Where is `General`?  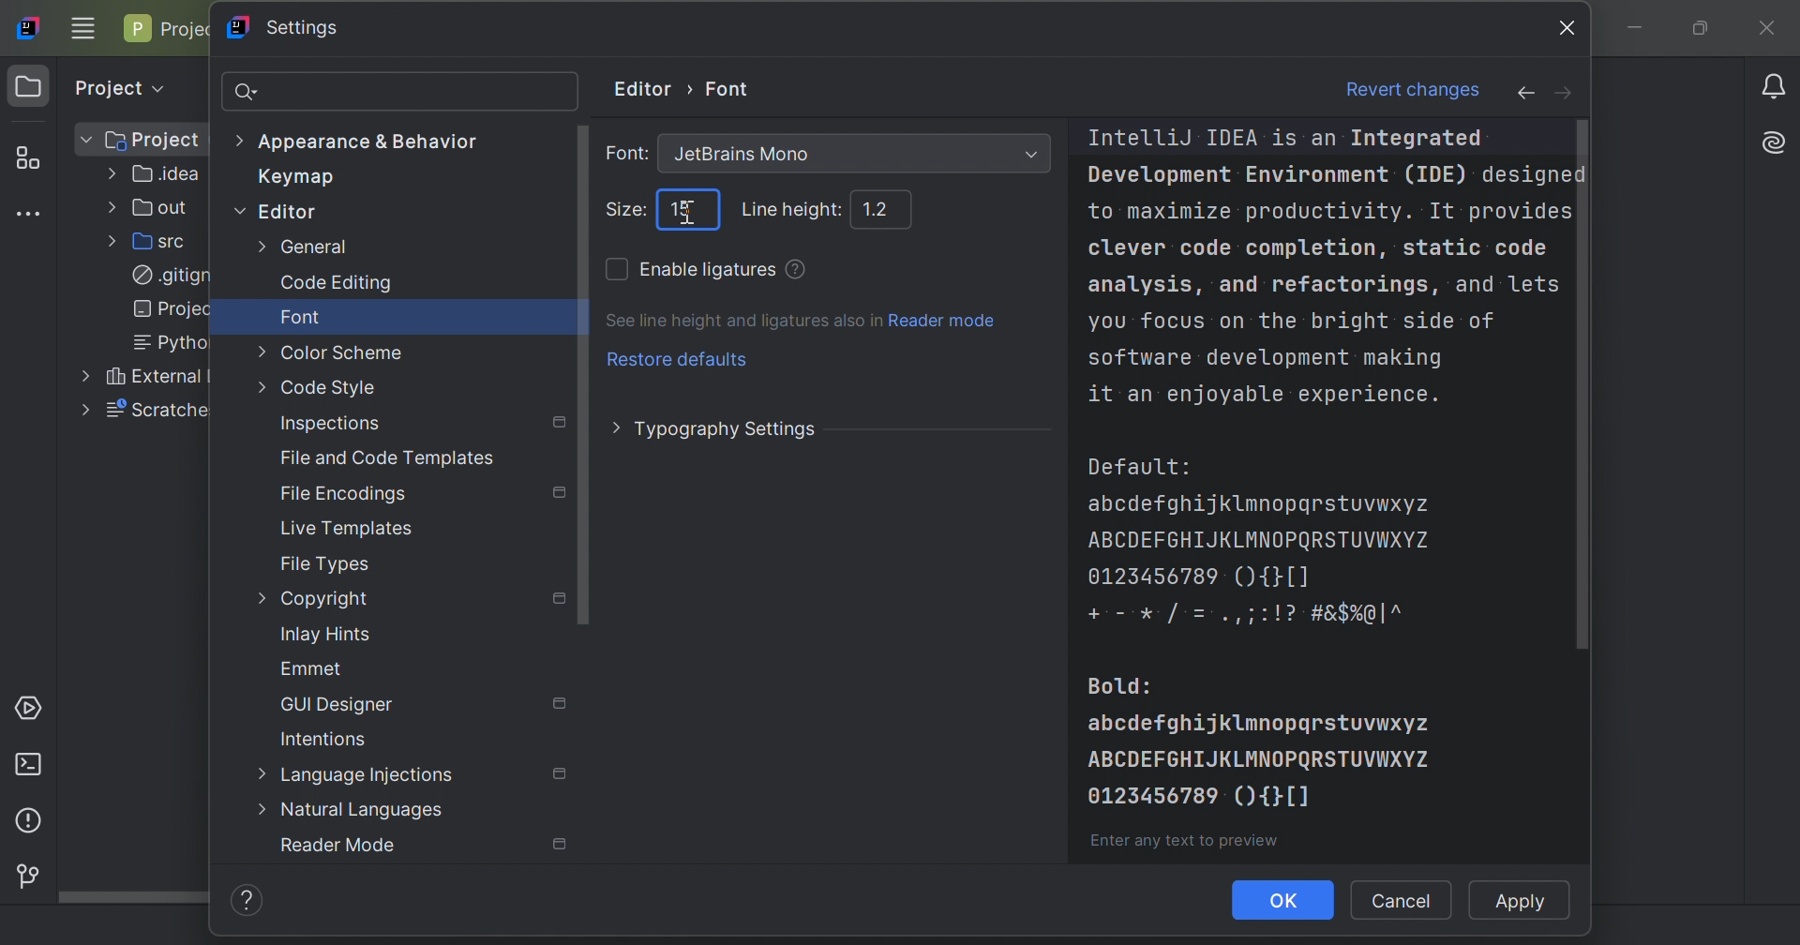
General is located at coordinates (304, 247).